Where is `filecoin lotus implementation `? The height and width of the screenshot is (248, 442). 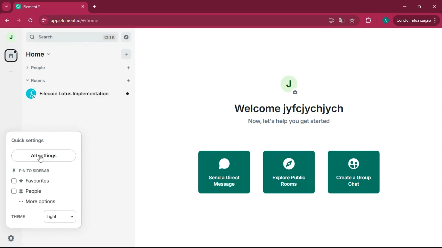
filecoin lotus implementation  is located at coordinates (80, 94).